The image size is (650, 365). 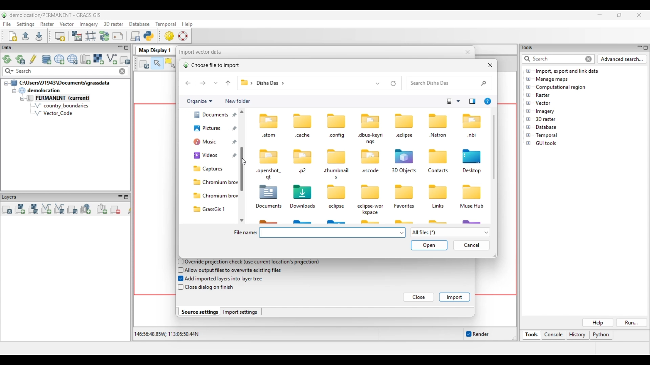 I want to click on Minimize, so click(x=600, y=15).